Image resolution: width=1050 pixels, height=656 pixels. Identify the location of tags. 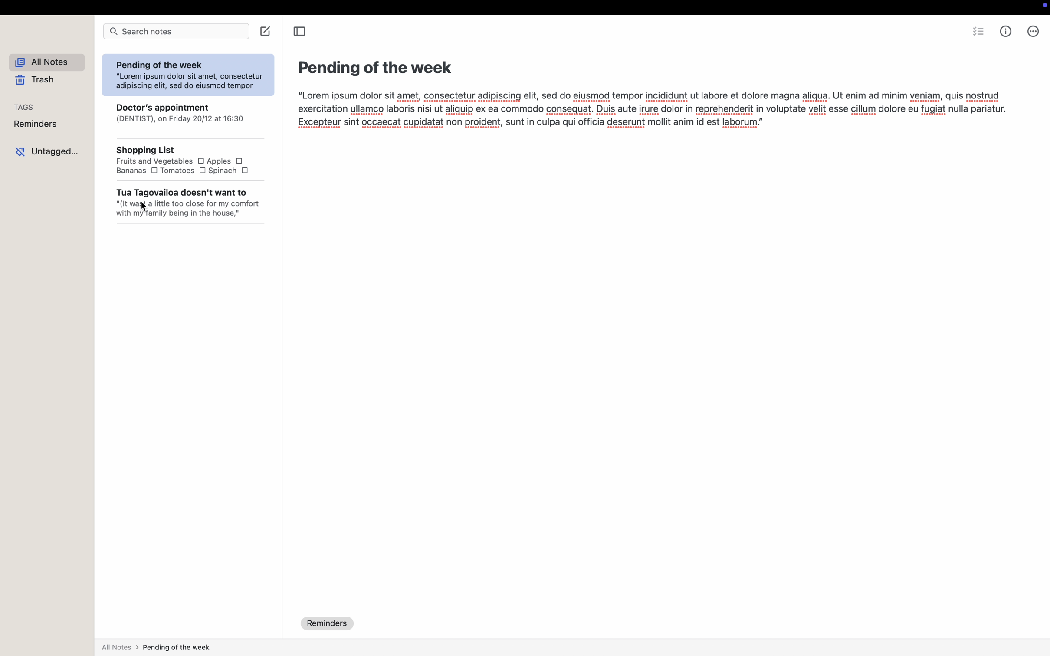
(25, 106).